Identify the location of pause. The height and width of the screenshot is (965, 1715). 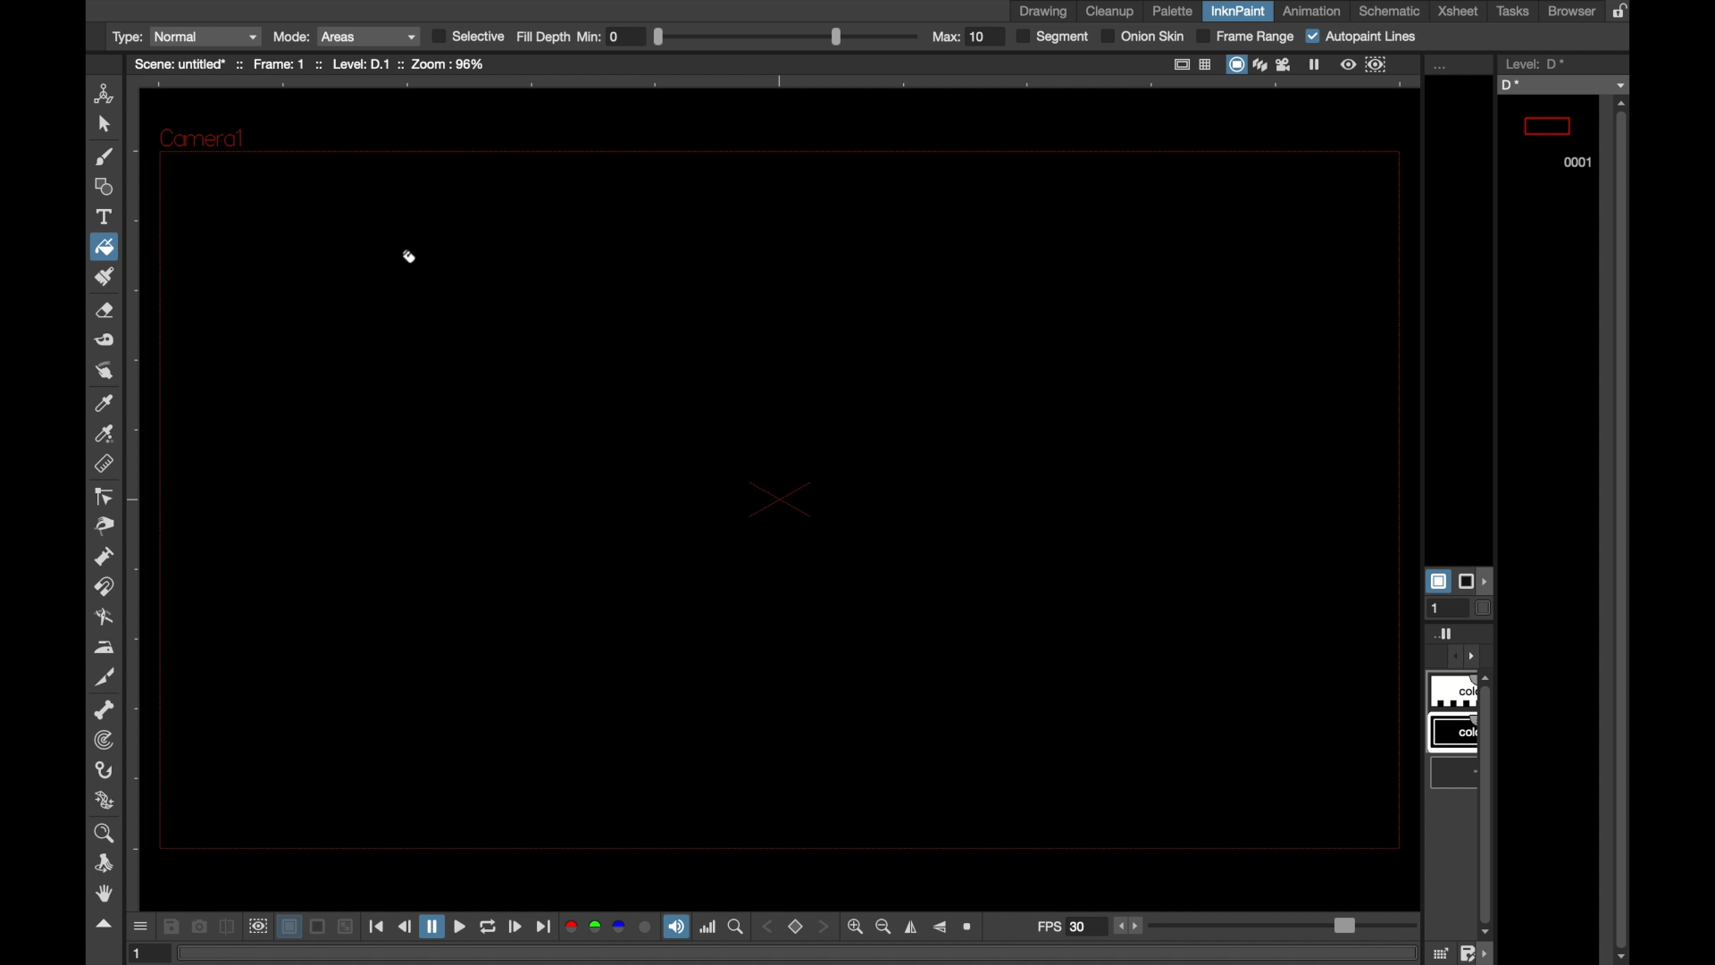
(1318, 64).